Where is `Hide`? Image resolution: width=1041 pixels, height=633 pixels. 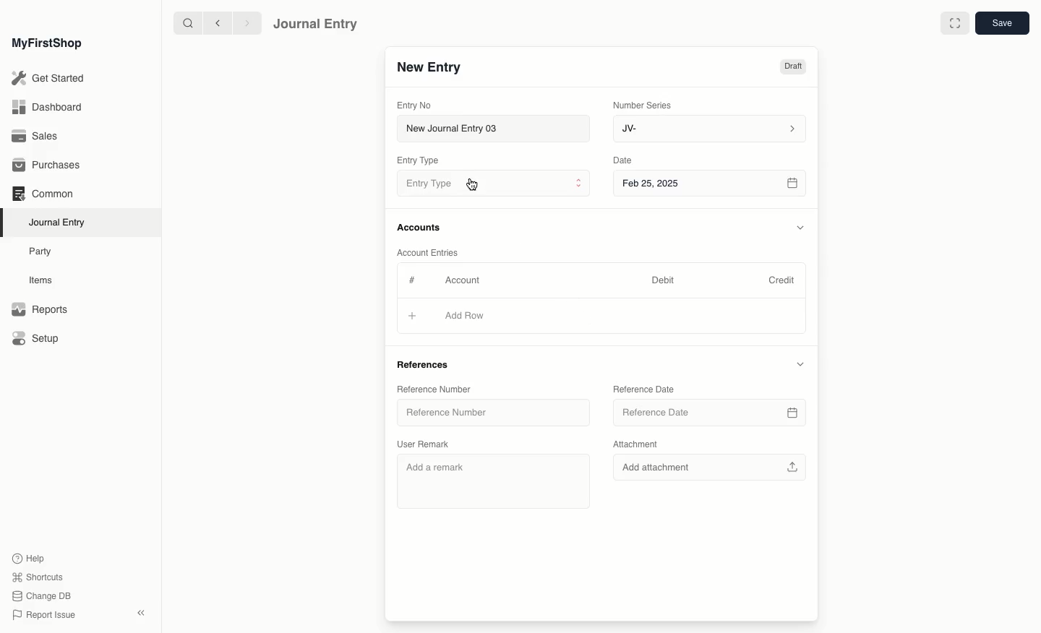
Hide is located at coordinates (799, 365).